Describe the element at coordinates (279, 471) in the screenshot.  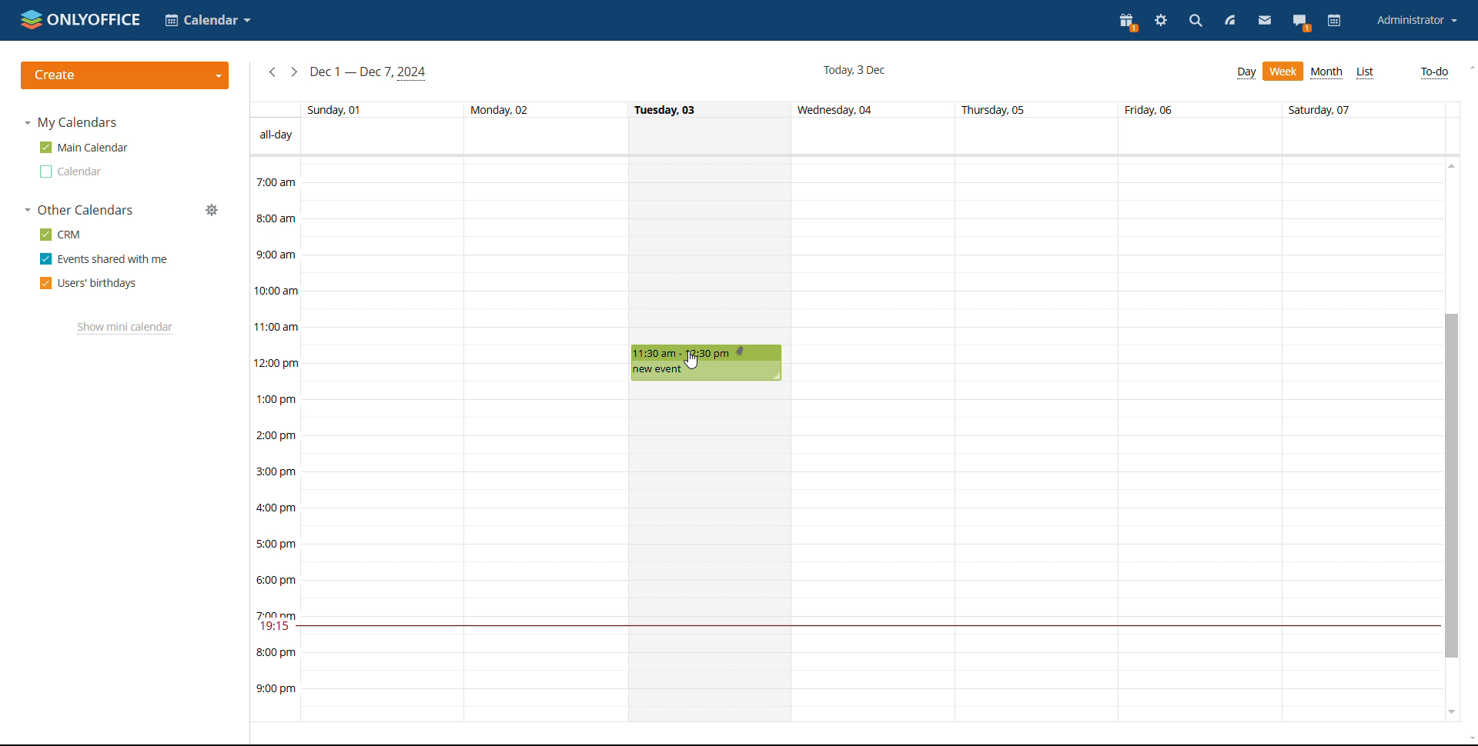
I see `3:00 pm` at that location.